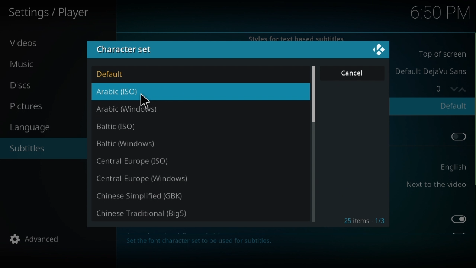 The image size is (476, 268). Describe the element at coordinates (141, 195) in the screenshot. I see `Chinese simplified (GBK)` at that location.